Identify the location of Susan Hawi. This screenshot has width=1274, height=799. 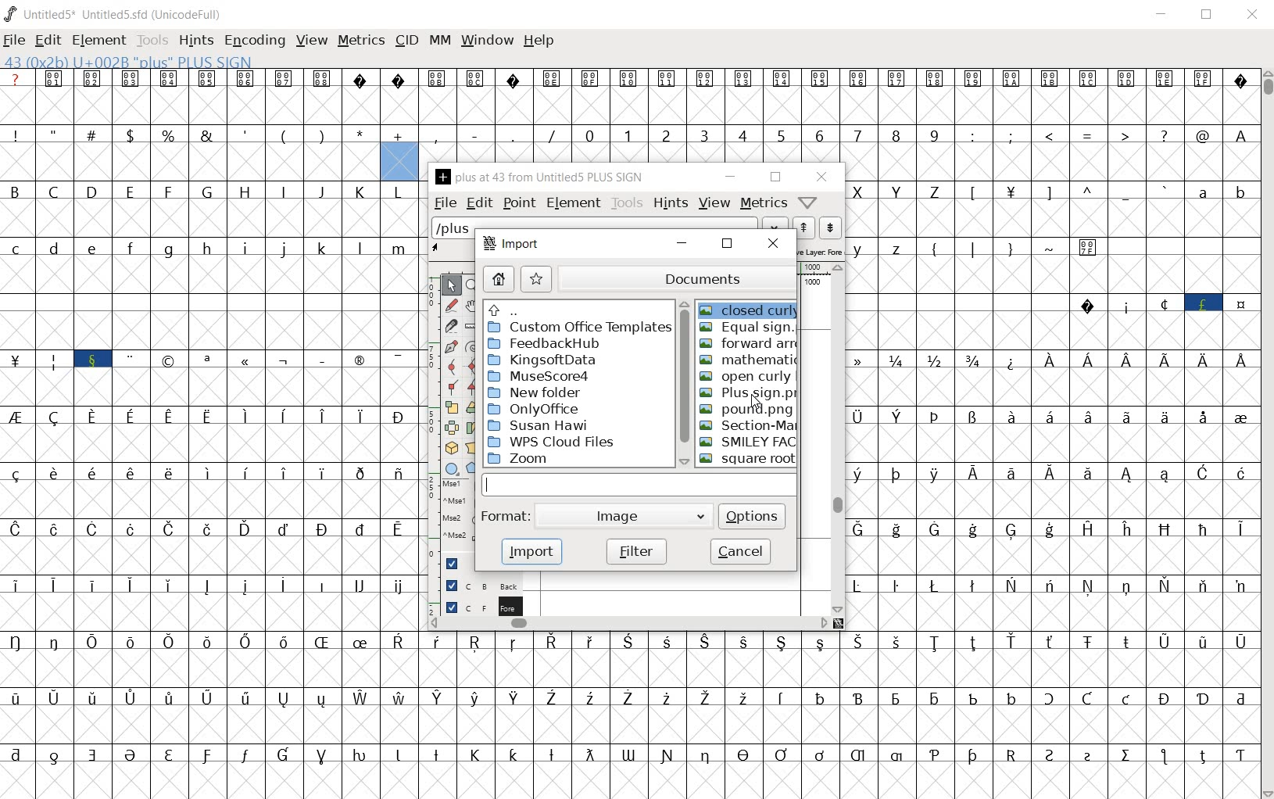
(542, 425).